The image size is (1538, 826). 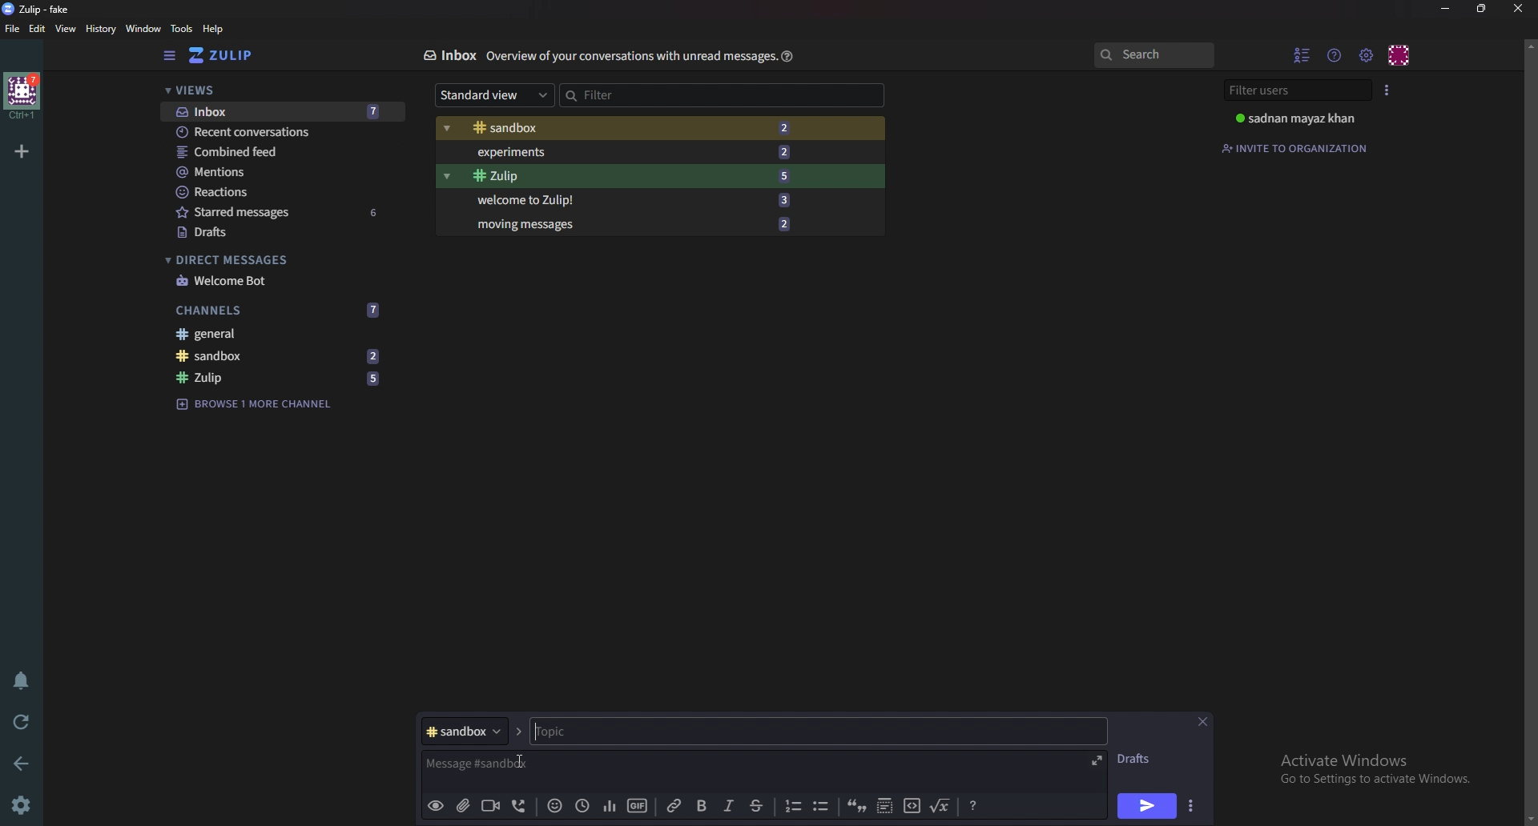 I want to click on cursor, so click(x=517, y=760).